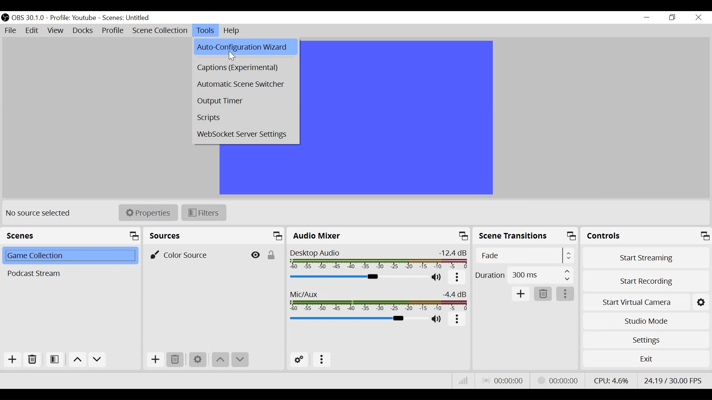  I want to click on (un)mute, so click(437, 278).